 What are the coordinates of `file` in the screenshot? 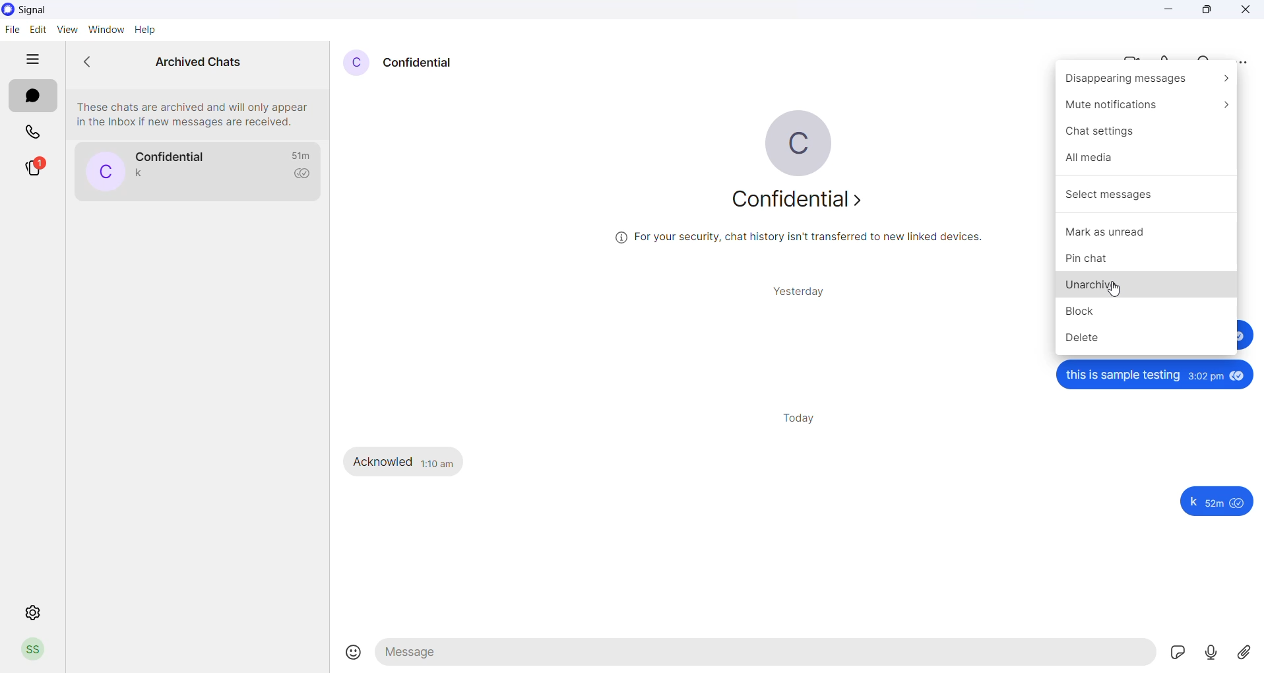 It's located at (12, 30).